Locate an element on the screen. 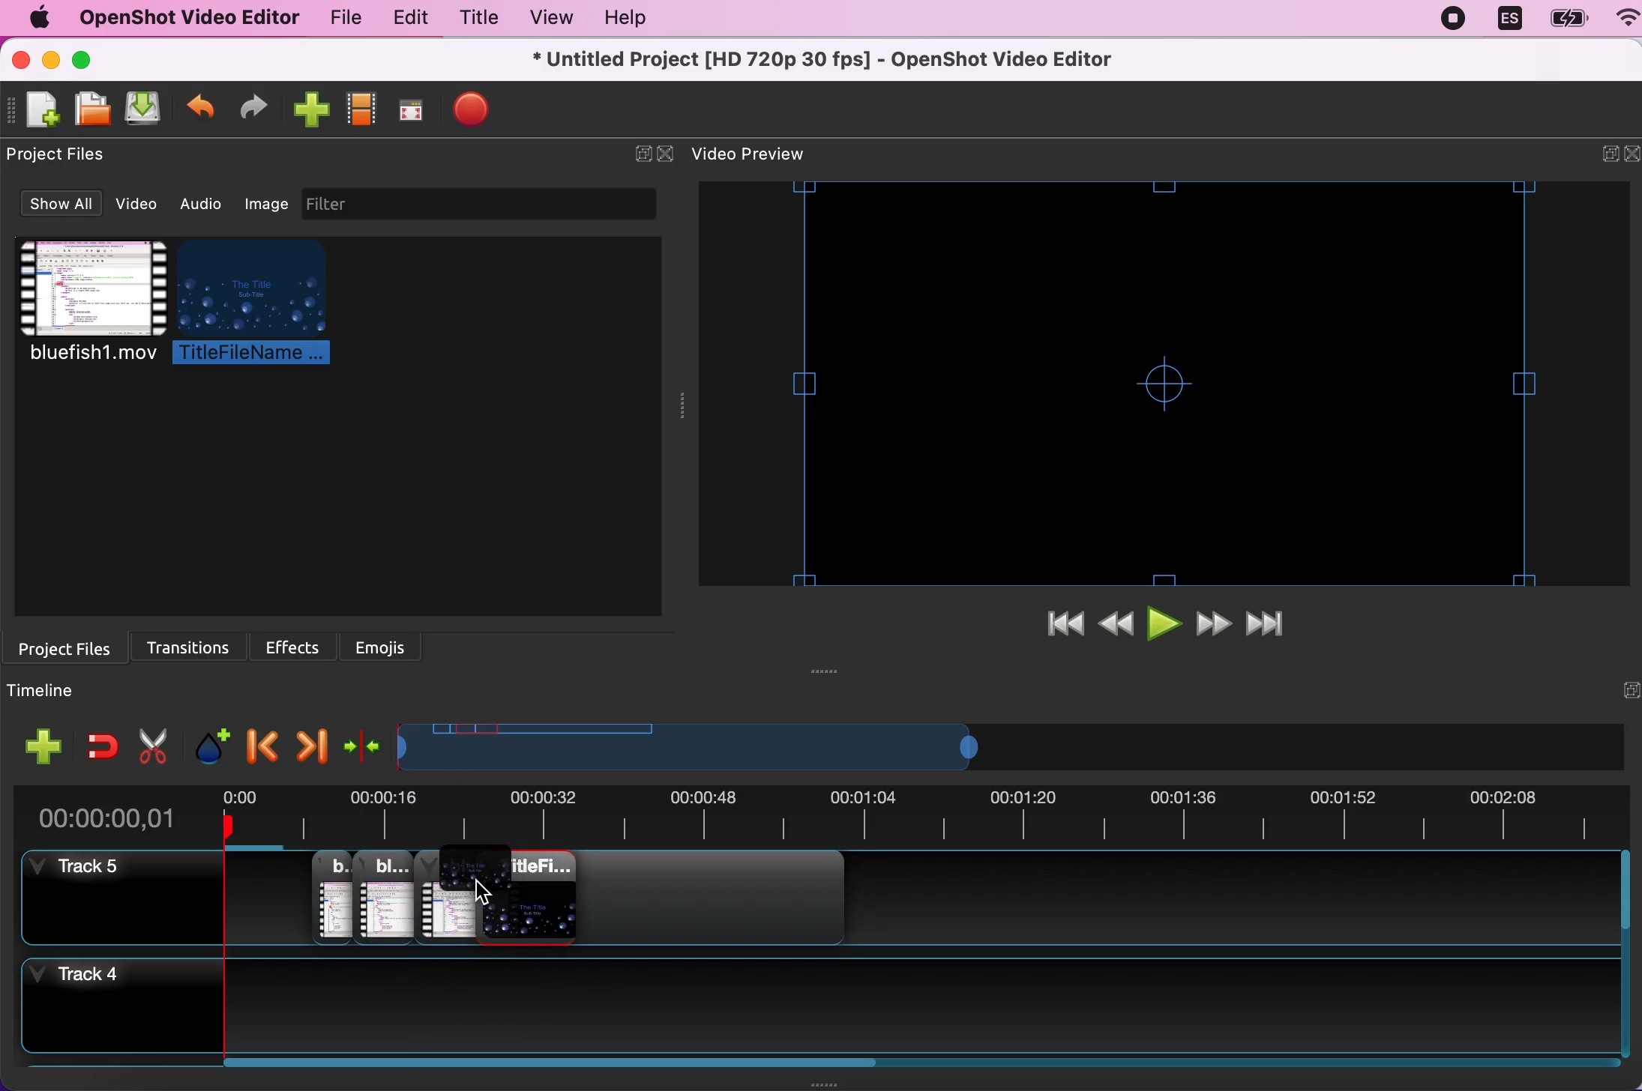  video duration is located at coordinates (799, 748).